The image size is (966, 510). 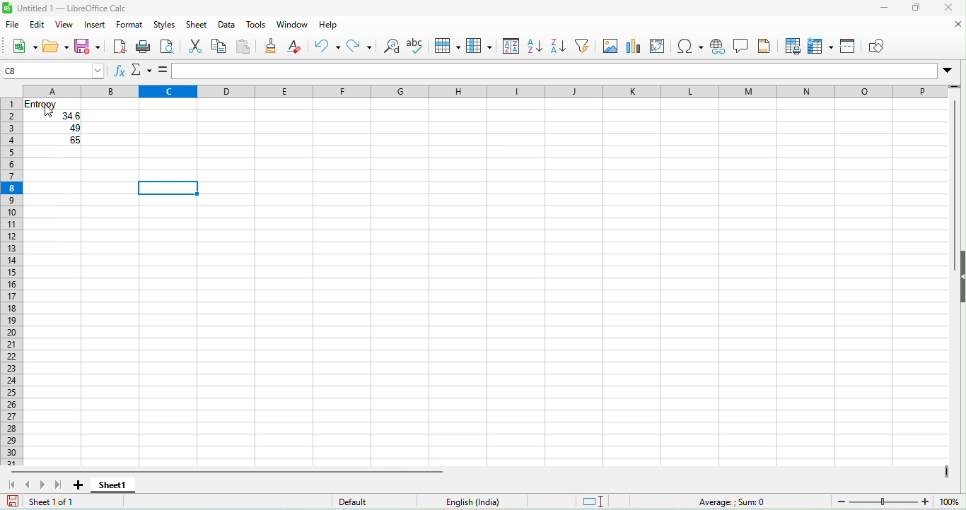 I want to click on spelling, so click(x=417, y=47).